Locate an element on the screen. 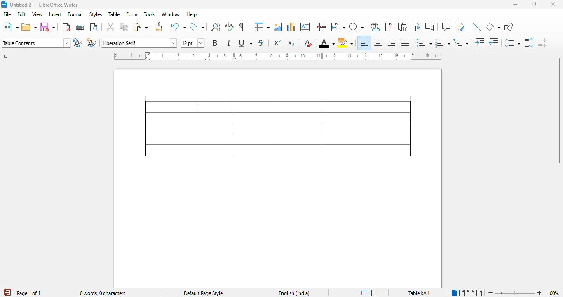 The height and width of the screenshot is (297, 563). zoom in is located at coordinates (539, 293).